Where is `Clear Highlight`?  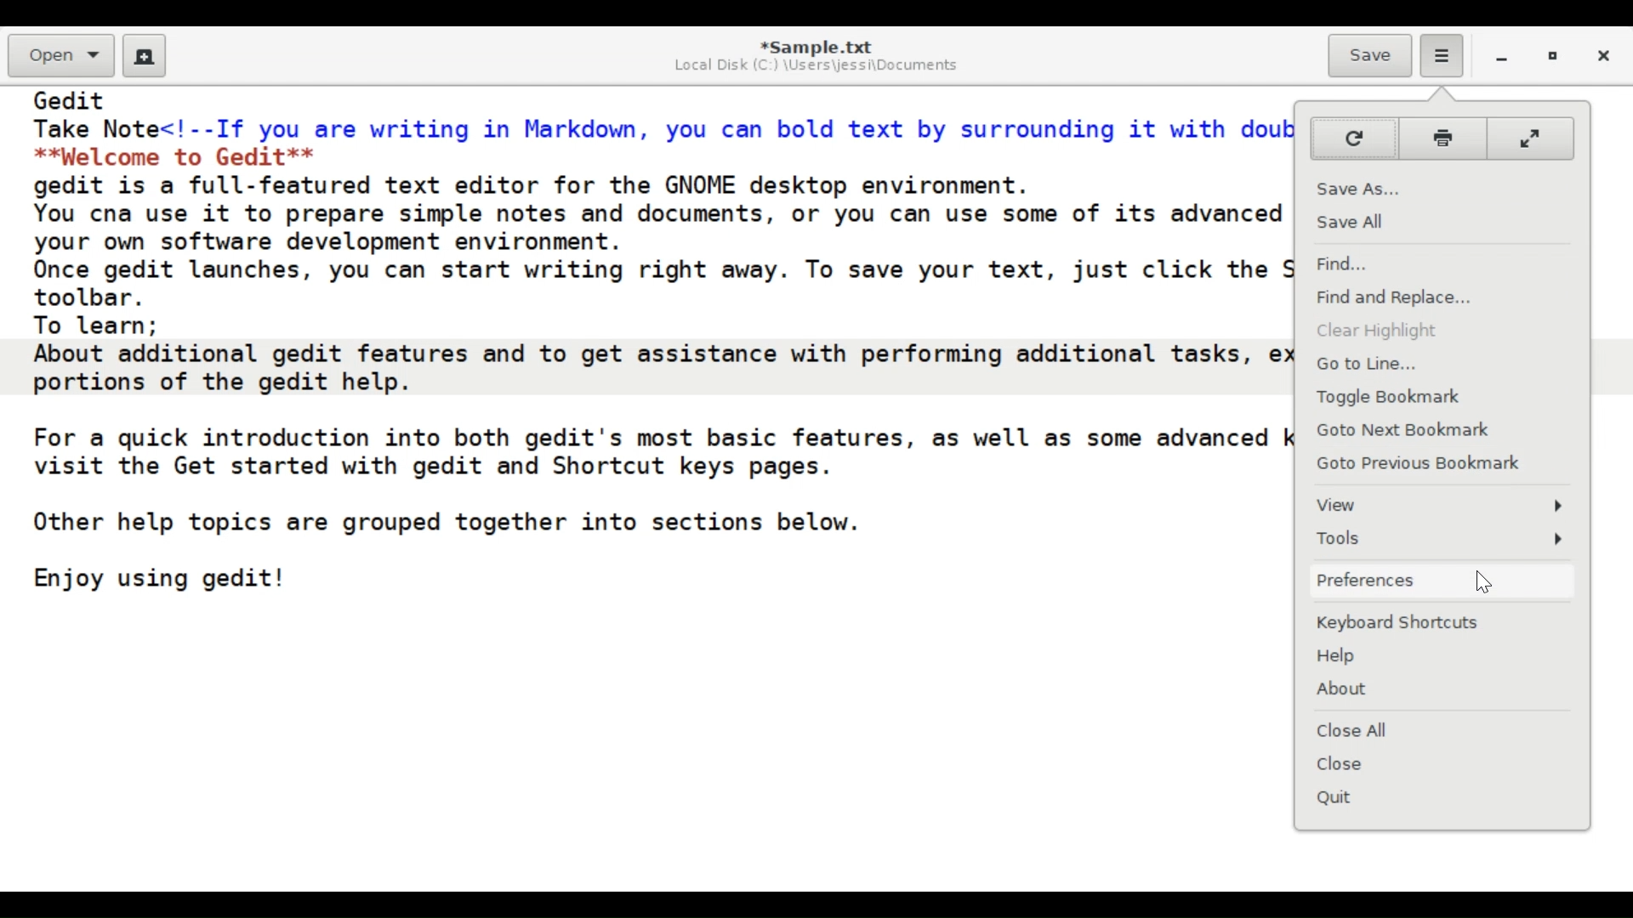
Clear Highlight is located at coordinates (1442, 331).